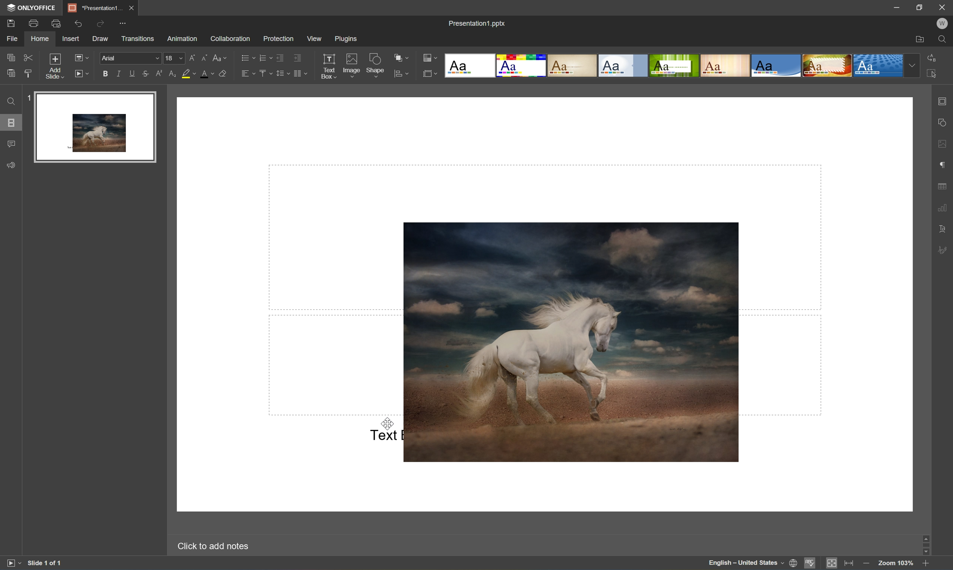  What do you see at coordinates (849, 563) in the screenshot?
I see `Fit to width` at bounding box center [849, 563].